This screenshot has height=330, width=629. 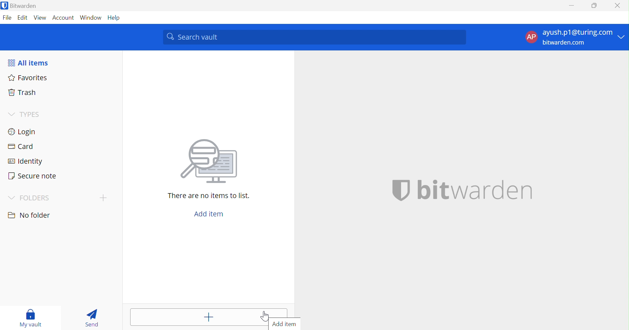 I want to click on Account, so click(x=64, y=18).